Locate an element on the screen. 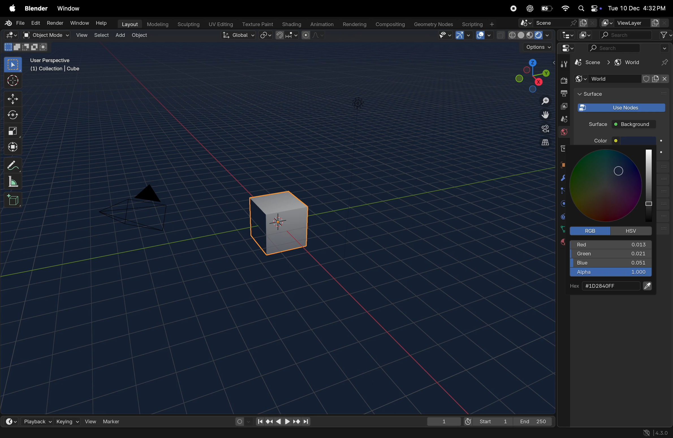  show gimzo is located at coordinates (465, 35).